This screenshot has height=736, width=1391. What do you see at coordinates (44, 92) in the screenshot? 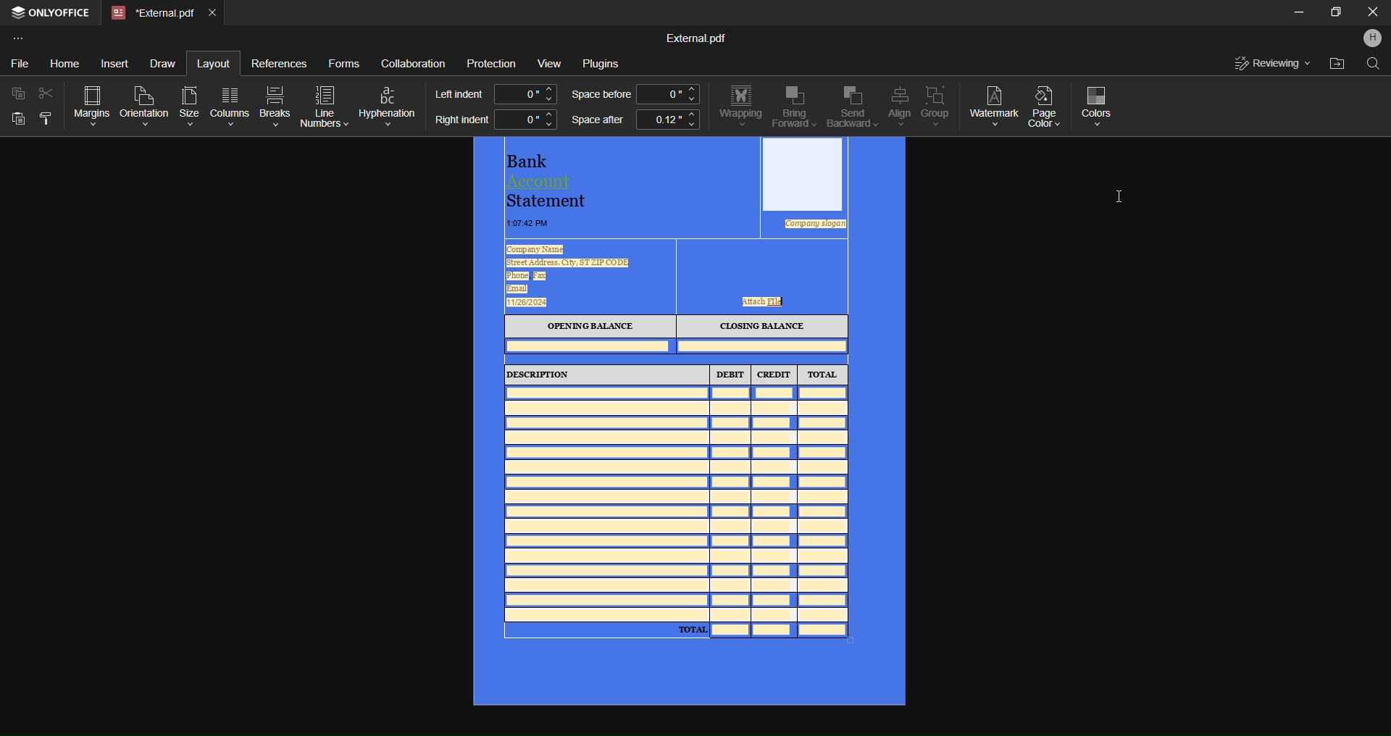
I see `Cut` at bounding box center [44, 92].